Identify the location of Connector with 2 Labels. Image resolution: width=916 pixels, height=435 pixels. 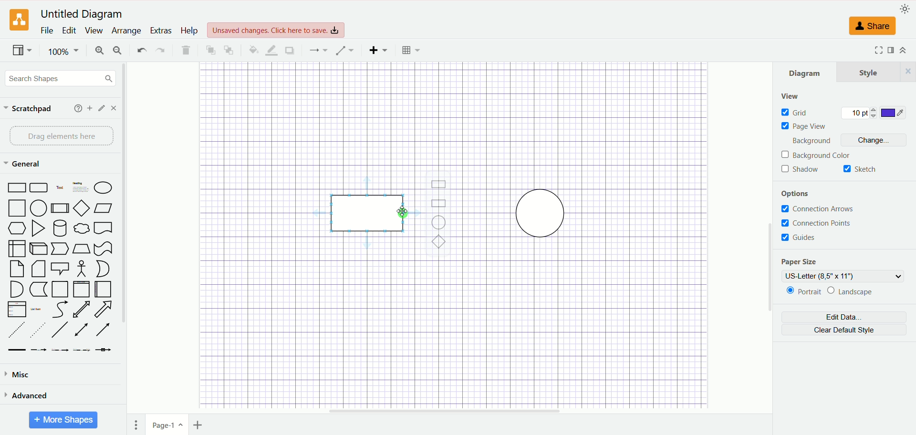
(61, 352).